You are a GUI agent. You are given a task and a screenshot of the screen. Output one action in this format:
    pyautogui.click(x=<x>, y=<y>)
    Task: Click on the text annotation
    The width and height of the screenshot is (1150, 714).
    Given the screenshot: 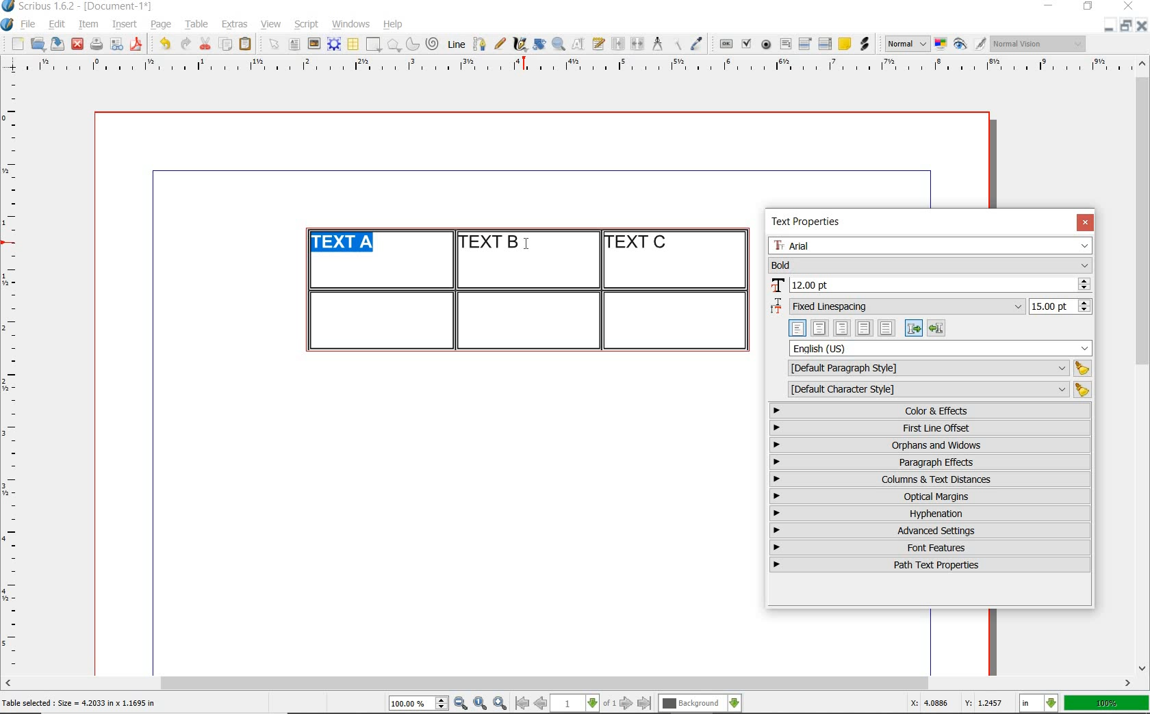 What is the action you would take?
    pyautogui.click(x=844, y=44)
    